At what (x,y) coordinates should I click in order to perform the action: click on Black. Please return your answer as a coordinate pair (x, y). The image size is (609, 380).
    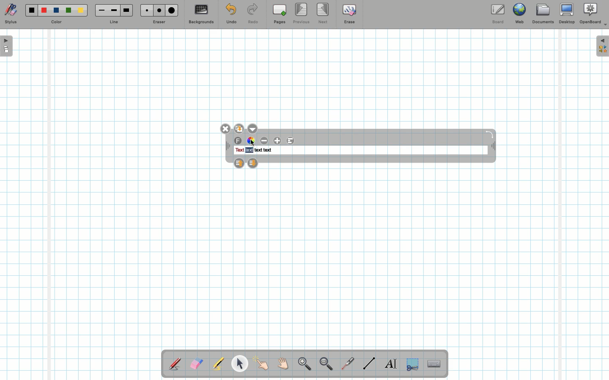
    Looking at the image, I should click on (31, 10).